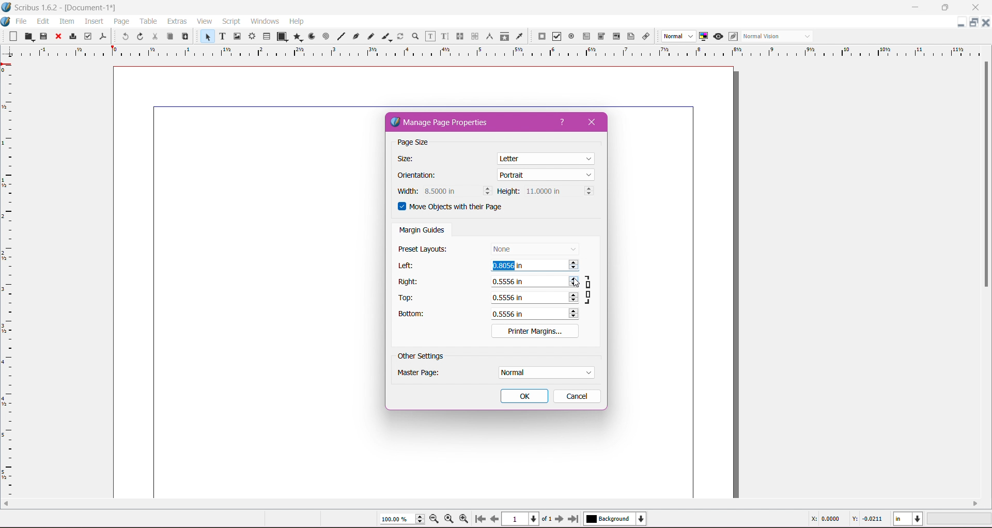 The image size is (992, 528). Describe the element at coordinates (10, 36) in the screenshot. I see `New` at that location.